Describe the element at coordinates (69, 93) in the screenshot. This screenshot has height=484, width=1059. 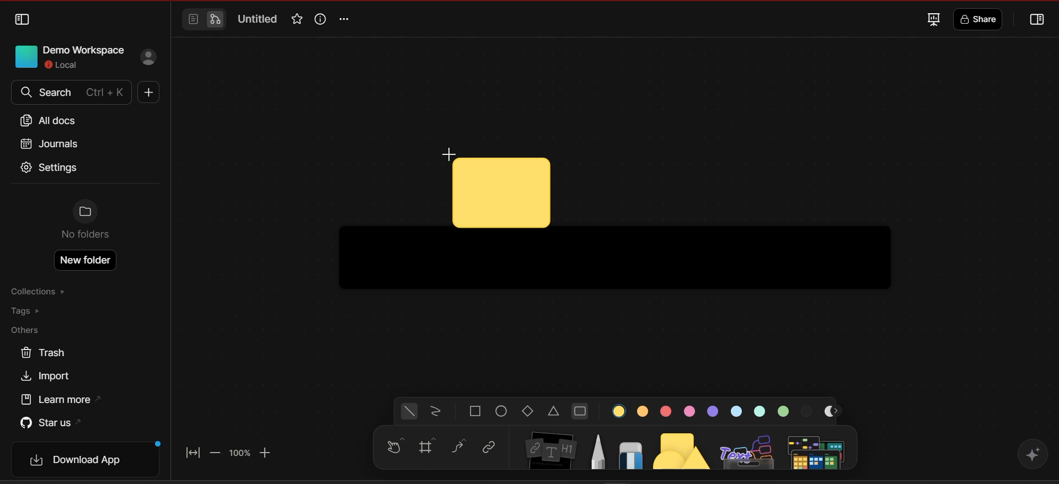
I see `search` at that location.